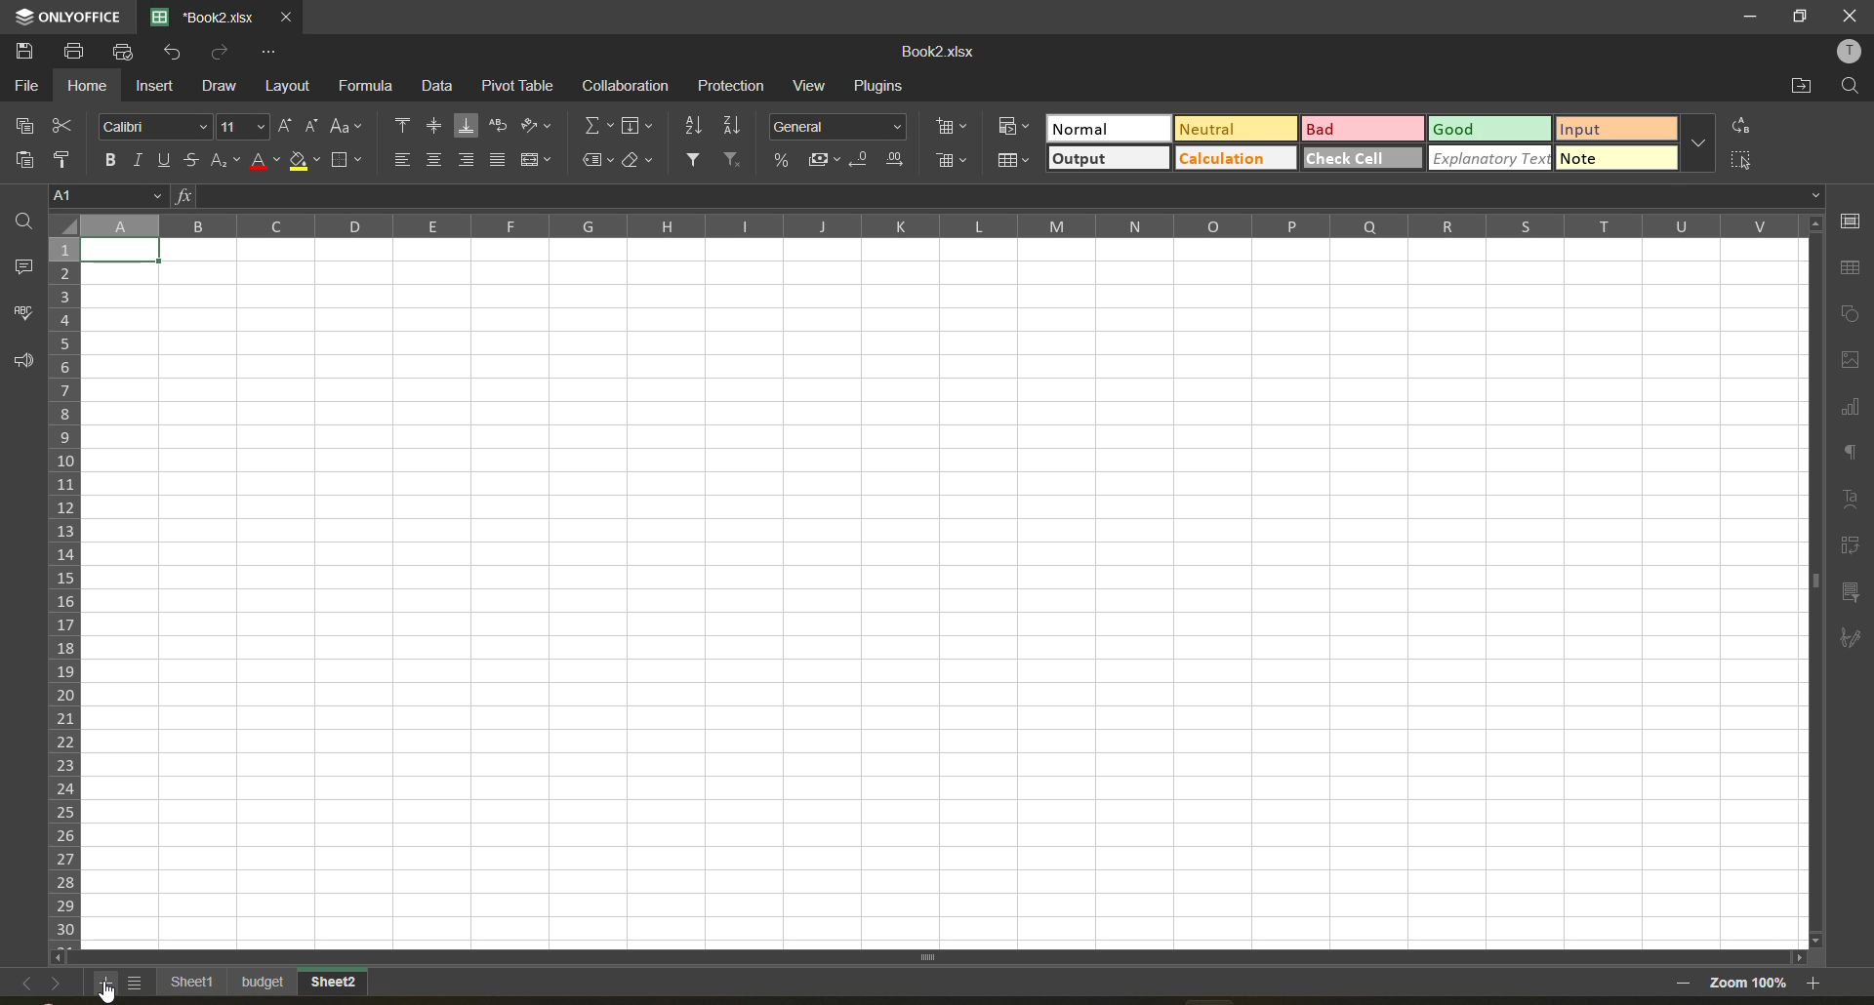 Image resolution: width=1874 pixels, height=1005 pixels. I want to click on find, so click(1853, 86).